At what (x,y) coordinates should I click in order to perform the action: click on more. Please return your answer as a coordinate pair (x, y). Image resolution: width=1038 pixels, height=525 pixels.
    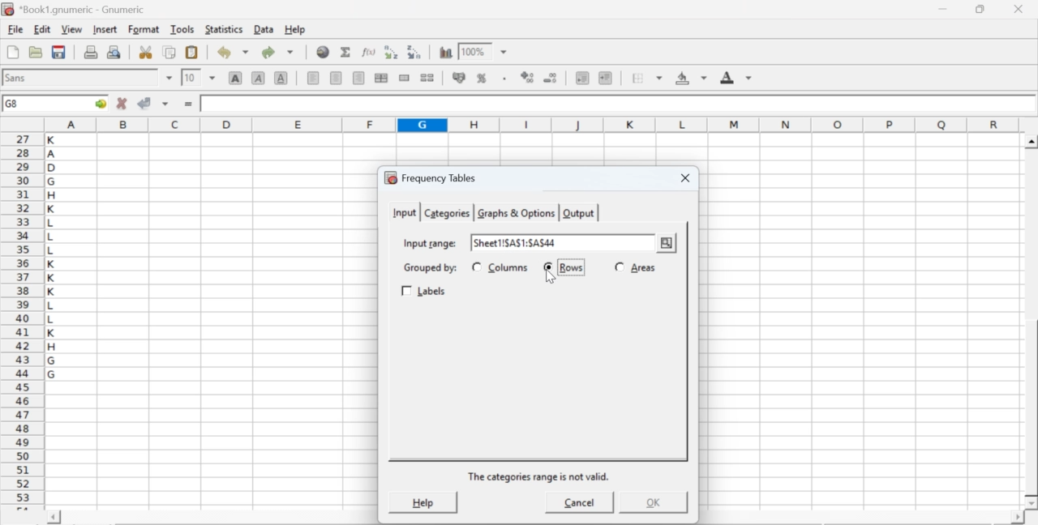
    Looking at the image, I should click on (667, 244).